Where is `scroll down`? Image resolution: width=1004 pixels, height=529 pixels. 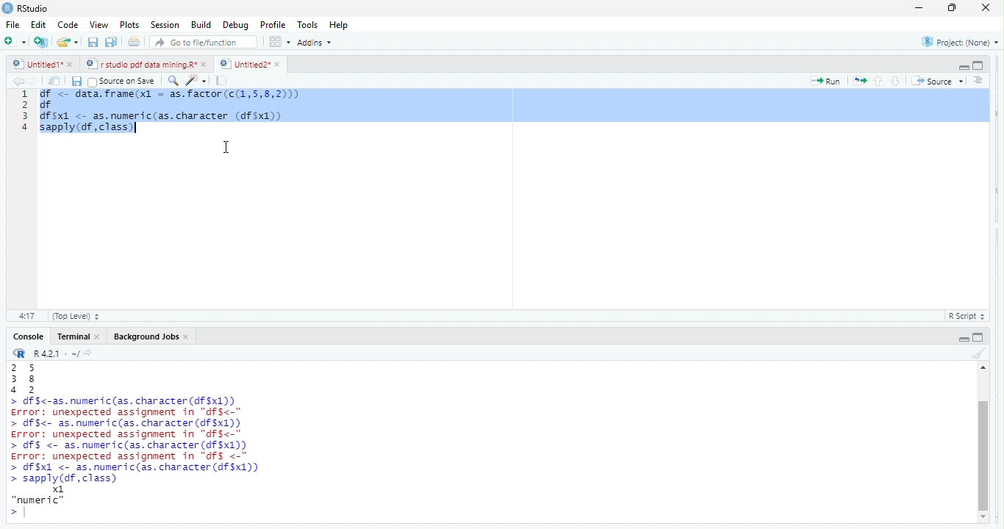 scroll down is located at coordinates (986, 517).